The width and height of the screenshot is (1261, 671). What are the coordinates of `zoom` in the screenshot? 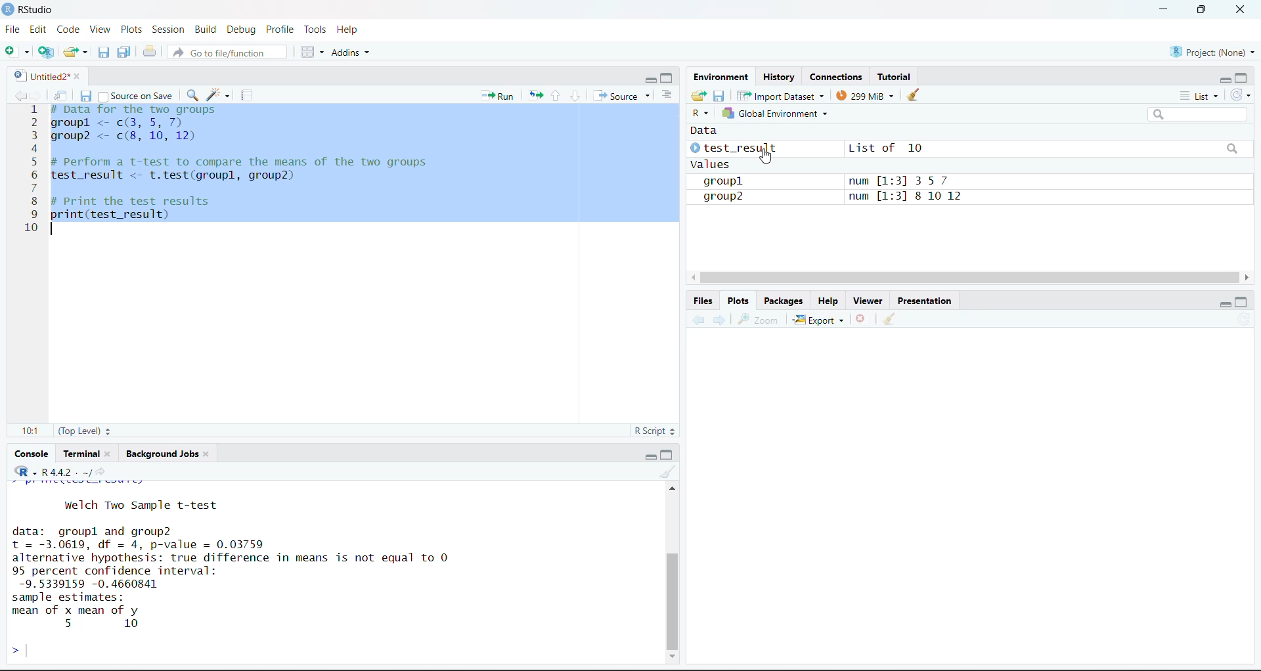 It's located at (757, 318).